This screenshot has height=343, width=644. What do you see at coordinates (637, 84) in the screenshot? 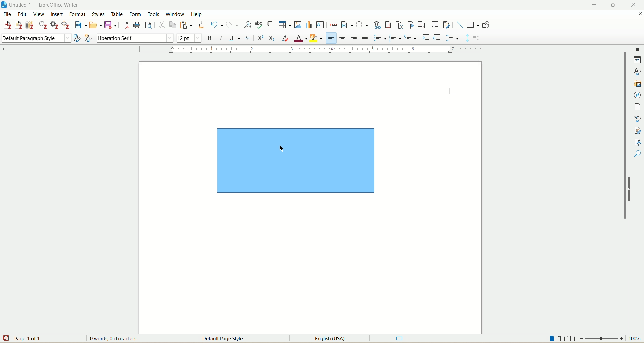
I see `gallery` at bounding box center [637, 84].